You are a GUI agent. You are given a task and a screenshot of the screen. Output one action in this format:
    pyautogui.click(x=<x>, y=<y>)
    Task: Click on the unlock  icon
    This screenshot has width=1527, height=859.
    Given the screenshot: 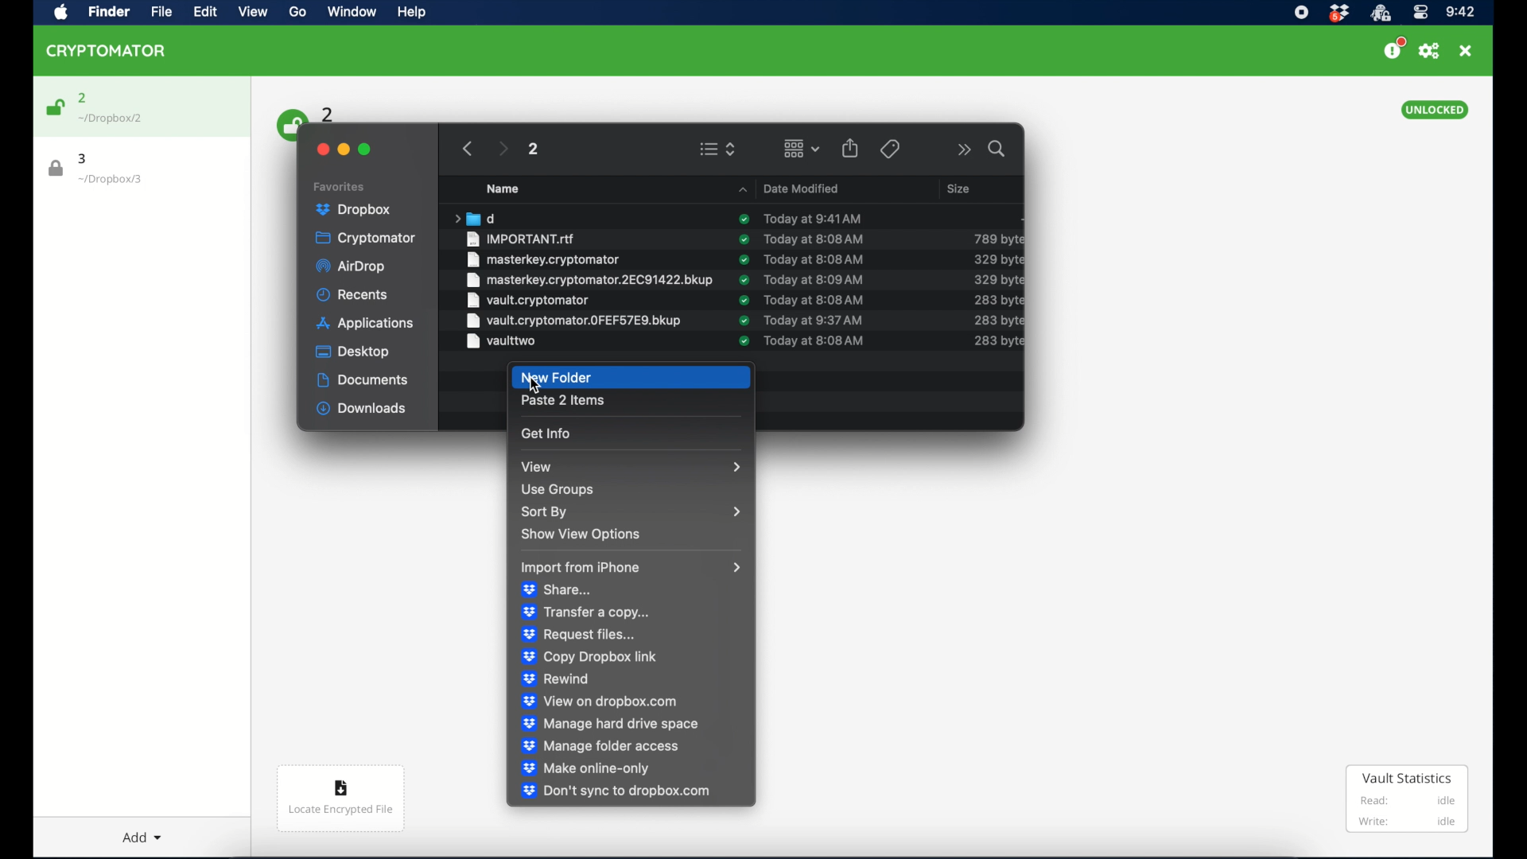 What is the action you would take?
    pyautogui.click(x=54, y=107)
    